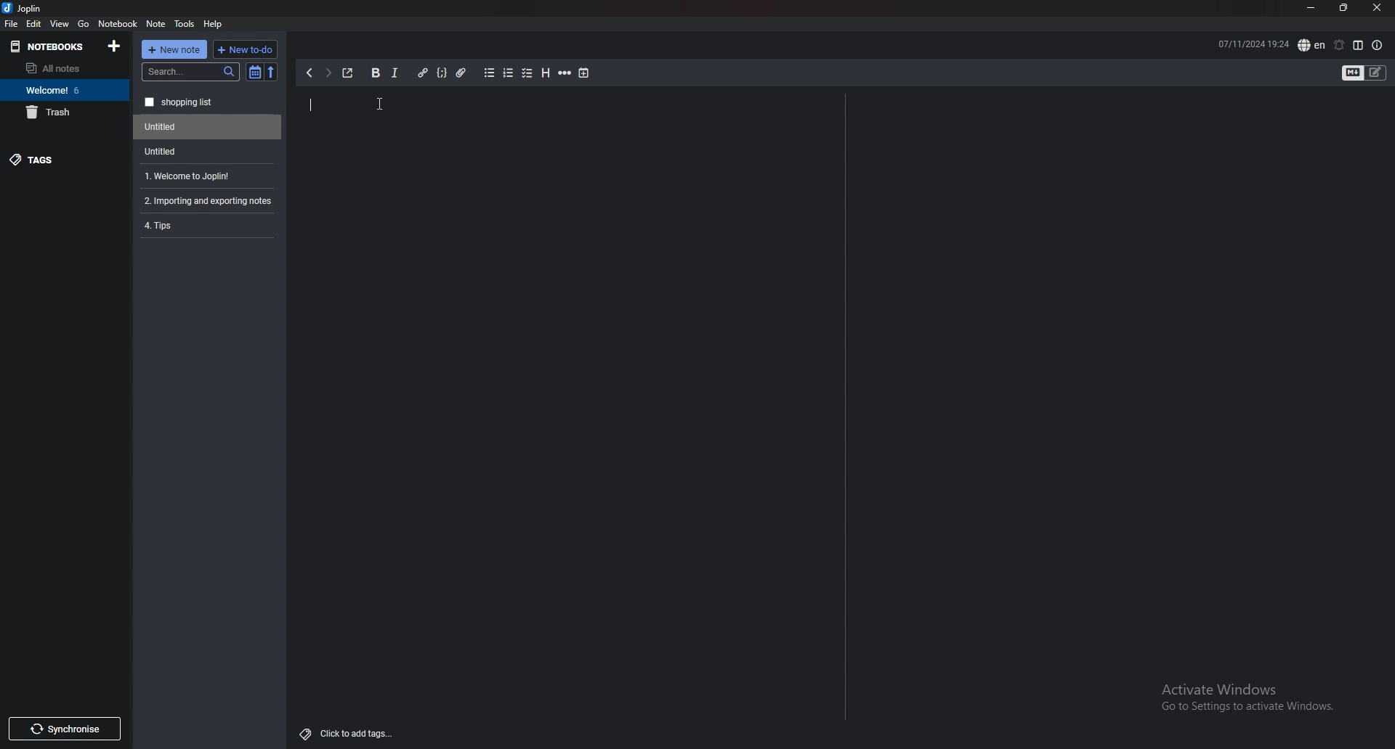  I want to click on next, so click(328, 73).